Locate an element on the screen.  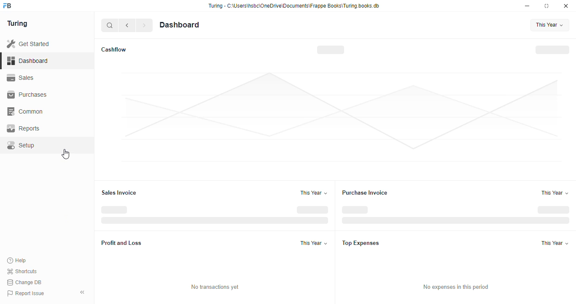
report issue is located at coordinates (25, 293).